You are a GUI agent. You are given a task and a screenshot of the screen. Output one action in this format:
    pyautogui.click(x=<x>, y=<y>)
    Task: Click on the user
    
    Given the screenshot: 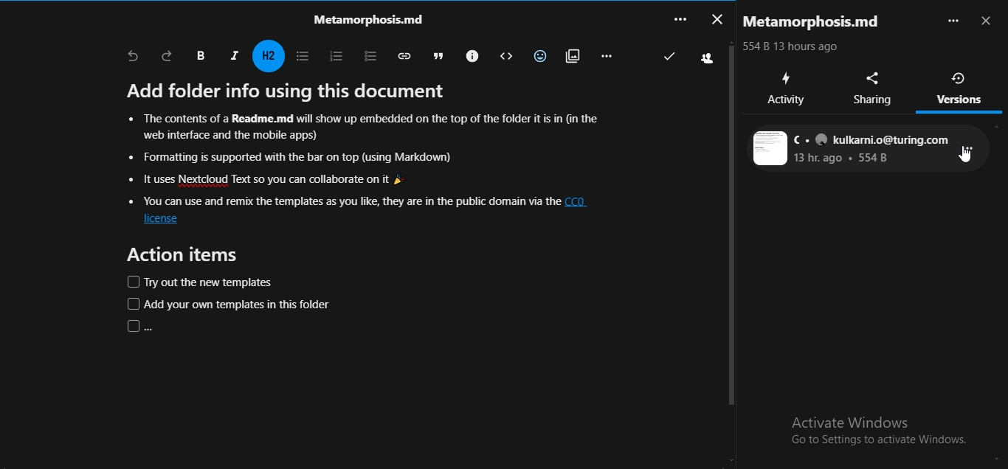 What is the action you would take?
    pyautogui.click(x=710, y=59)
    